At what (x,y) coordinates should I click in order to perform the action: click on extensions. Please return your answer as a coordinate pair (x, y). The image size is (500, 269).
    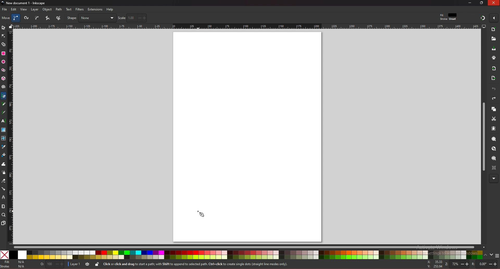
    Looking at the image, I should click on (95, 10).